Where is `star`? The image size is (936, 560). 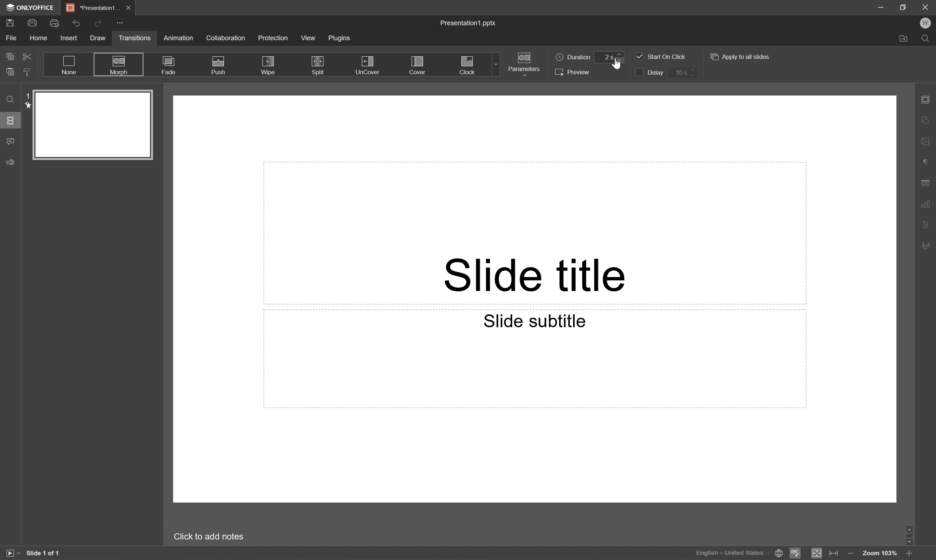
star is located at coordinates (28, 106).